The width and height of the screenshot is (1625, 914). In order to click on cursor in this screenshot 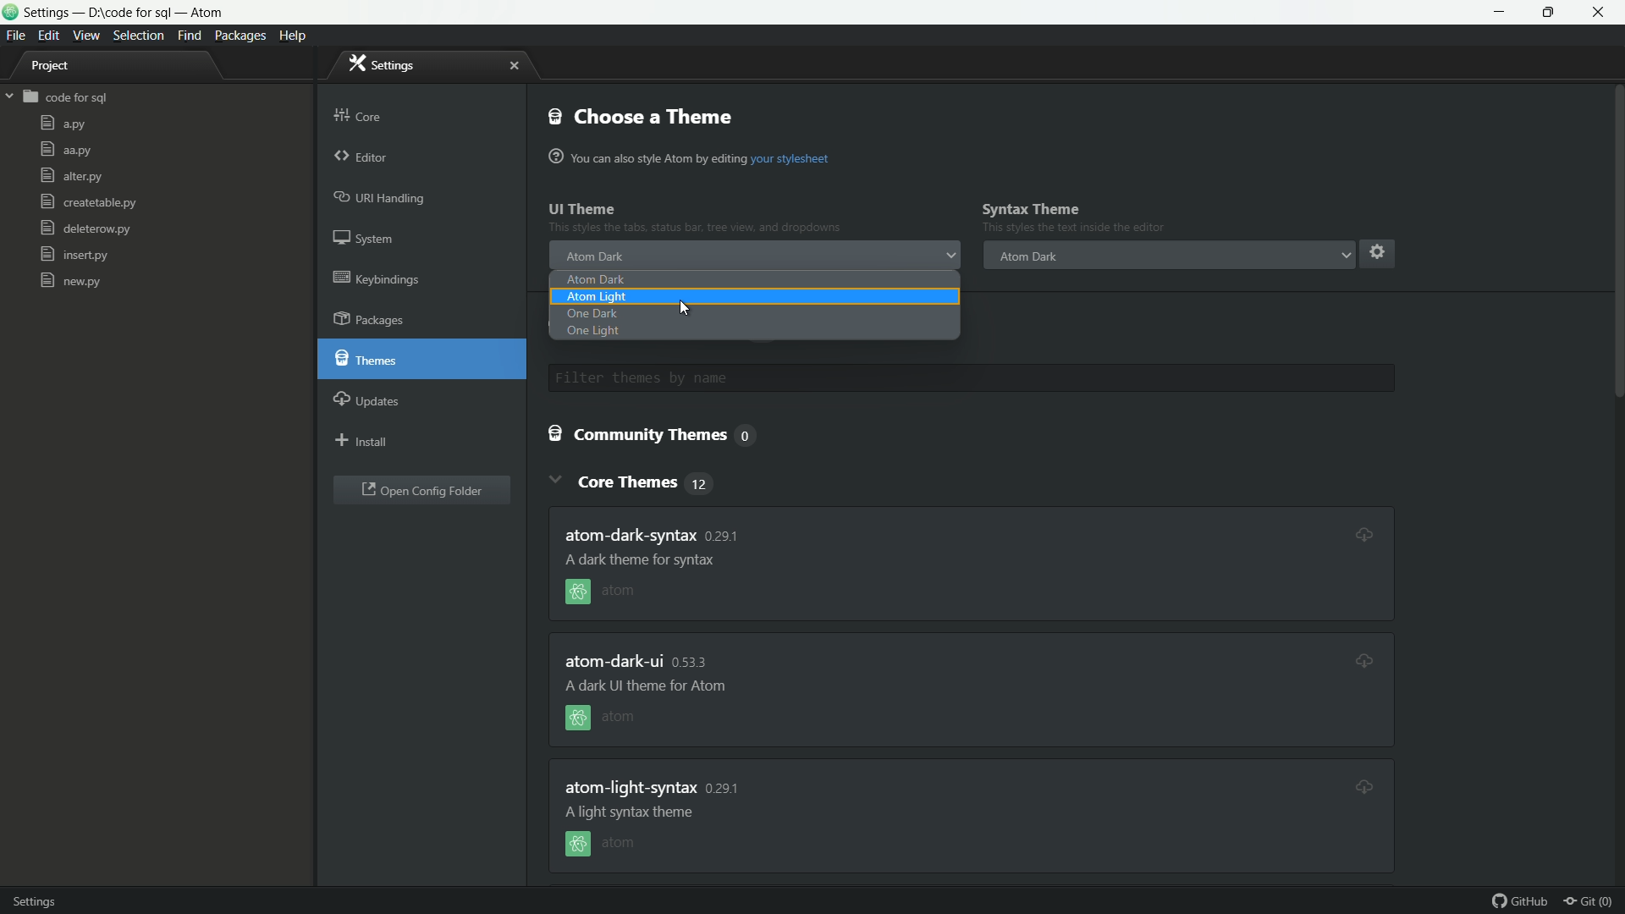, I will do `click(685, 310)`.